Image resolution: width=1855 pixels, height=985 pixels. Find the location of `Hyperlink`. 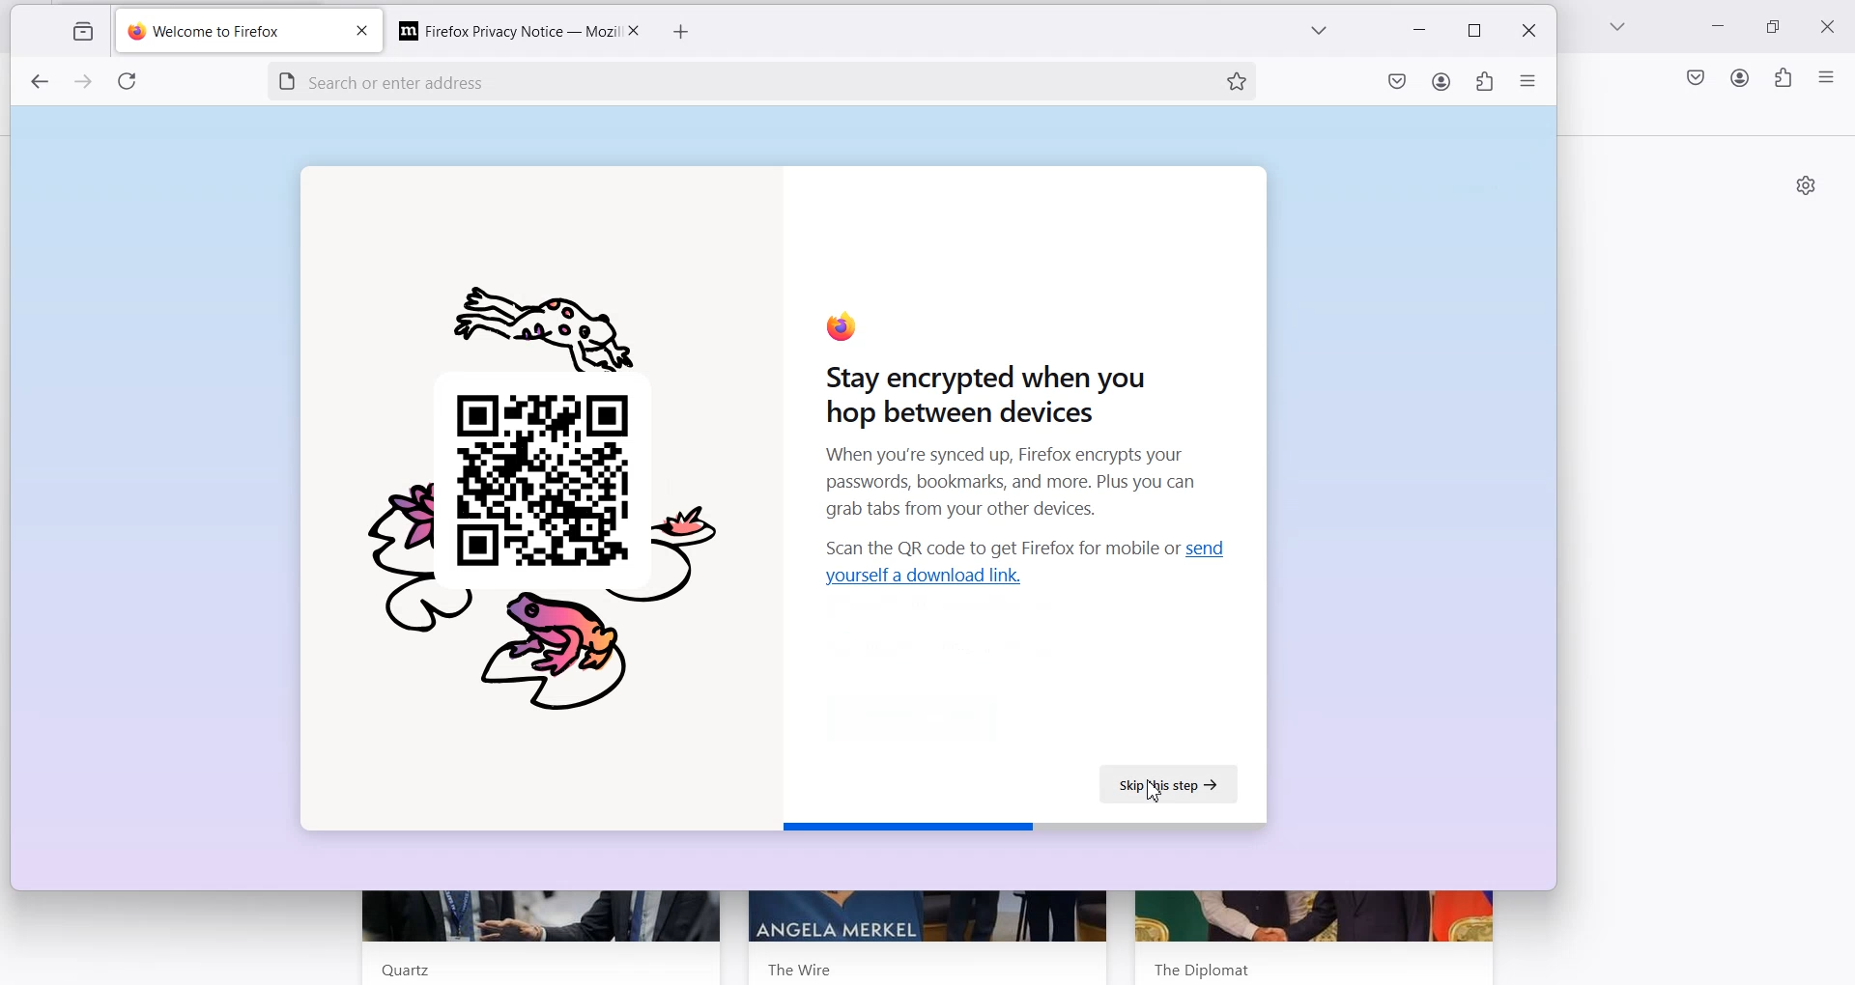

Hyperlink is located at coordinates (925, 577).